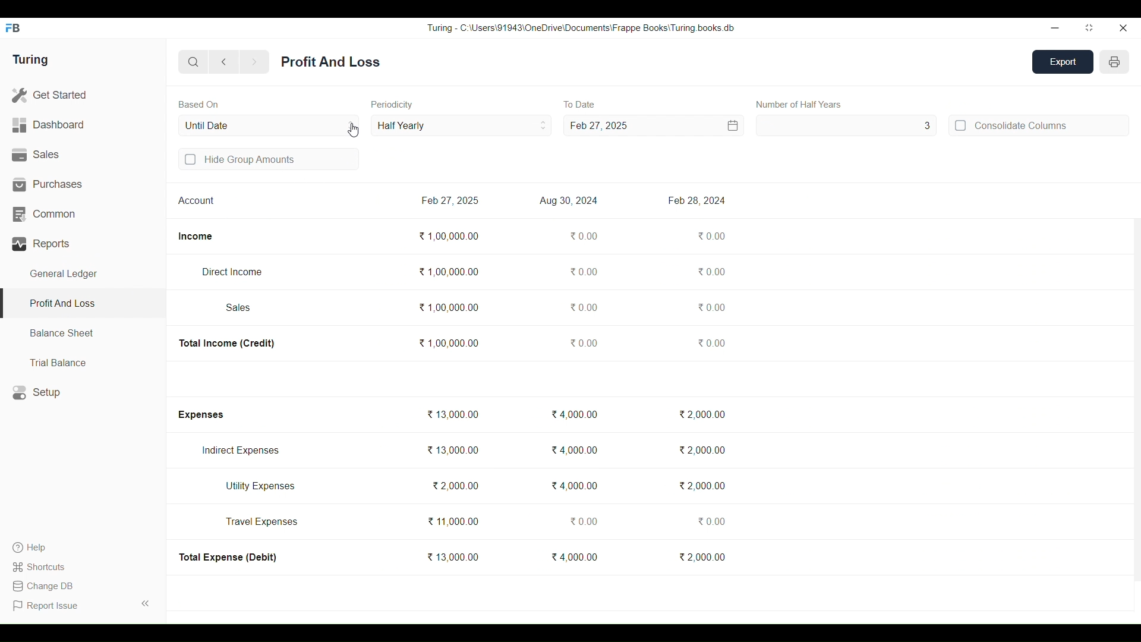  Describe the element at coordinates (83, 184) in the screenshot. I see `Purchases` at that location.